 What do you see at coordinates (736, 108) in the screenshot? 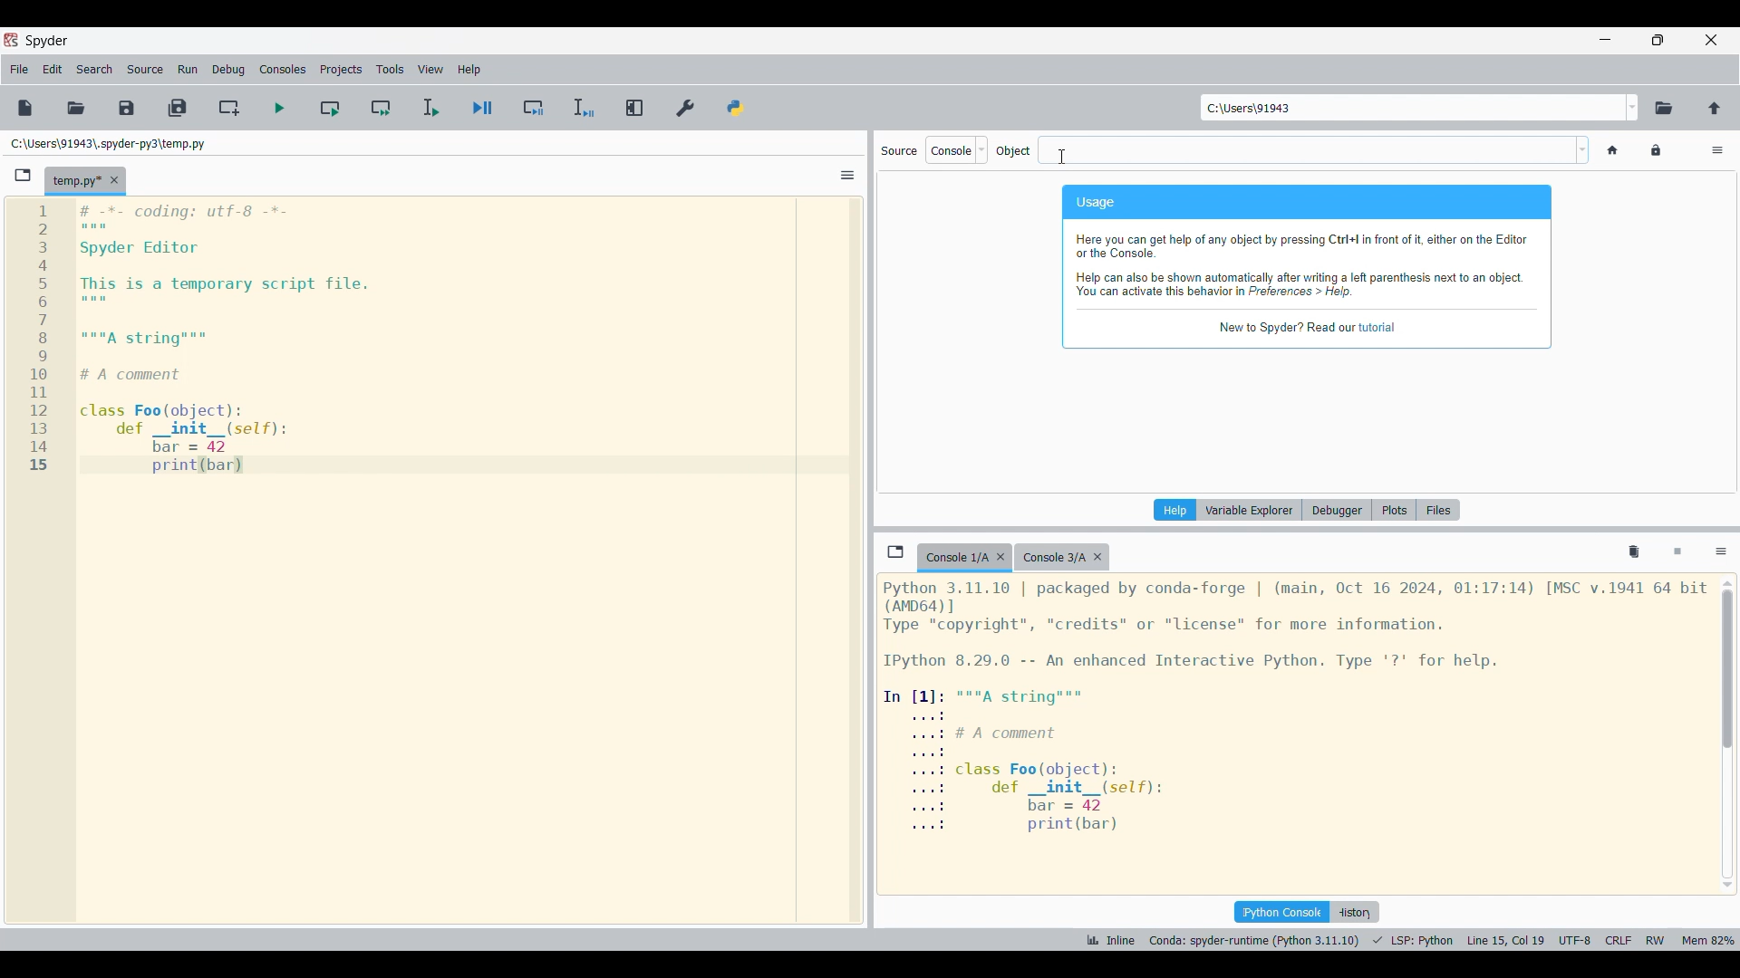
I see `PYTHONPATH manager` at bounding box center [736, 108].